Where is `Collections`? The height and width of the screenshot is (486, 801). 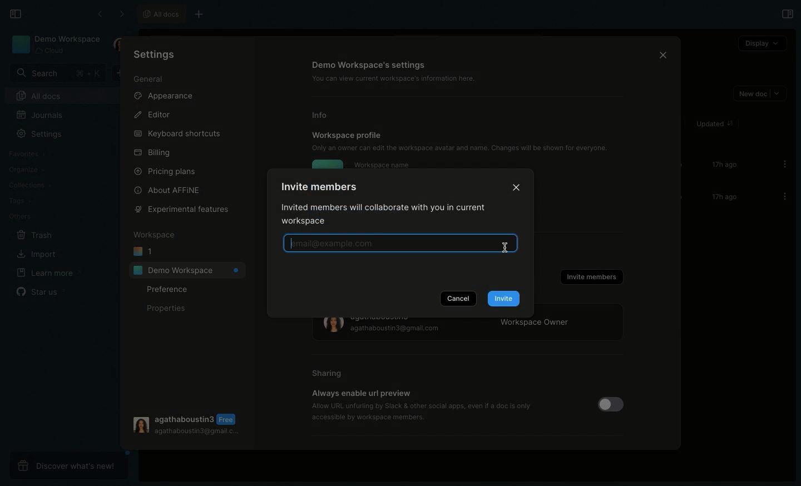
Collections is located at coordinates (29, 184).